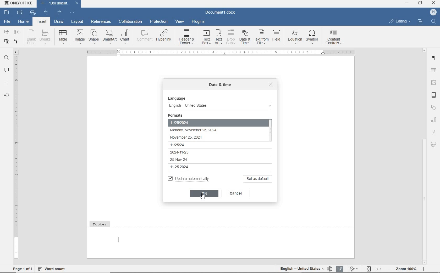 Image resolution: width=440 pixels, height=273 pixels. Describe the element at coordinates (220, 104) in the screenshot. I see `English — United States -` at that location.